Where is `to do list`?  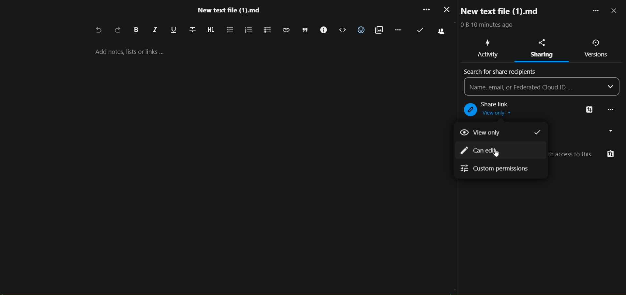 to do list is located at coordinates (267, 30).